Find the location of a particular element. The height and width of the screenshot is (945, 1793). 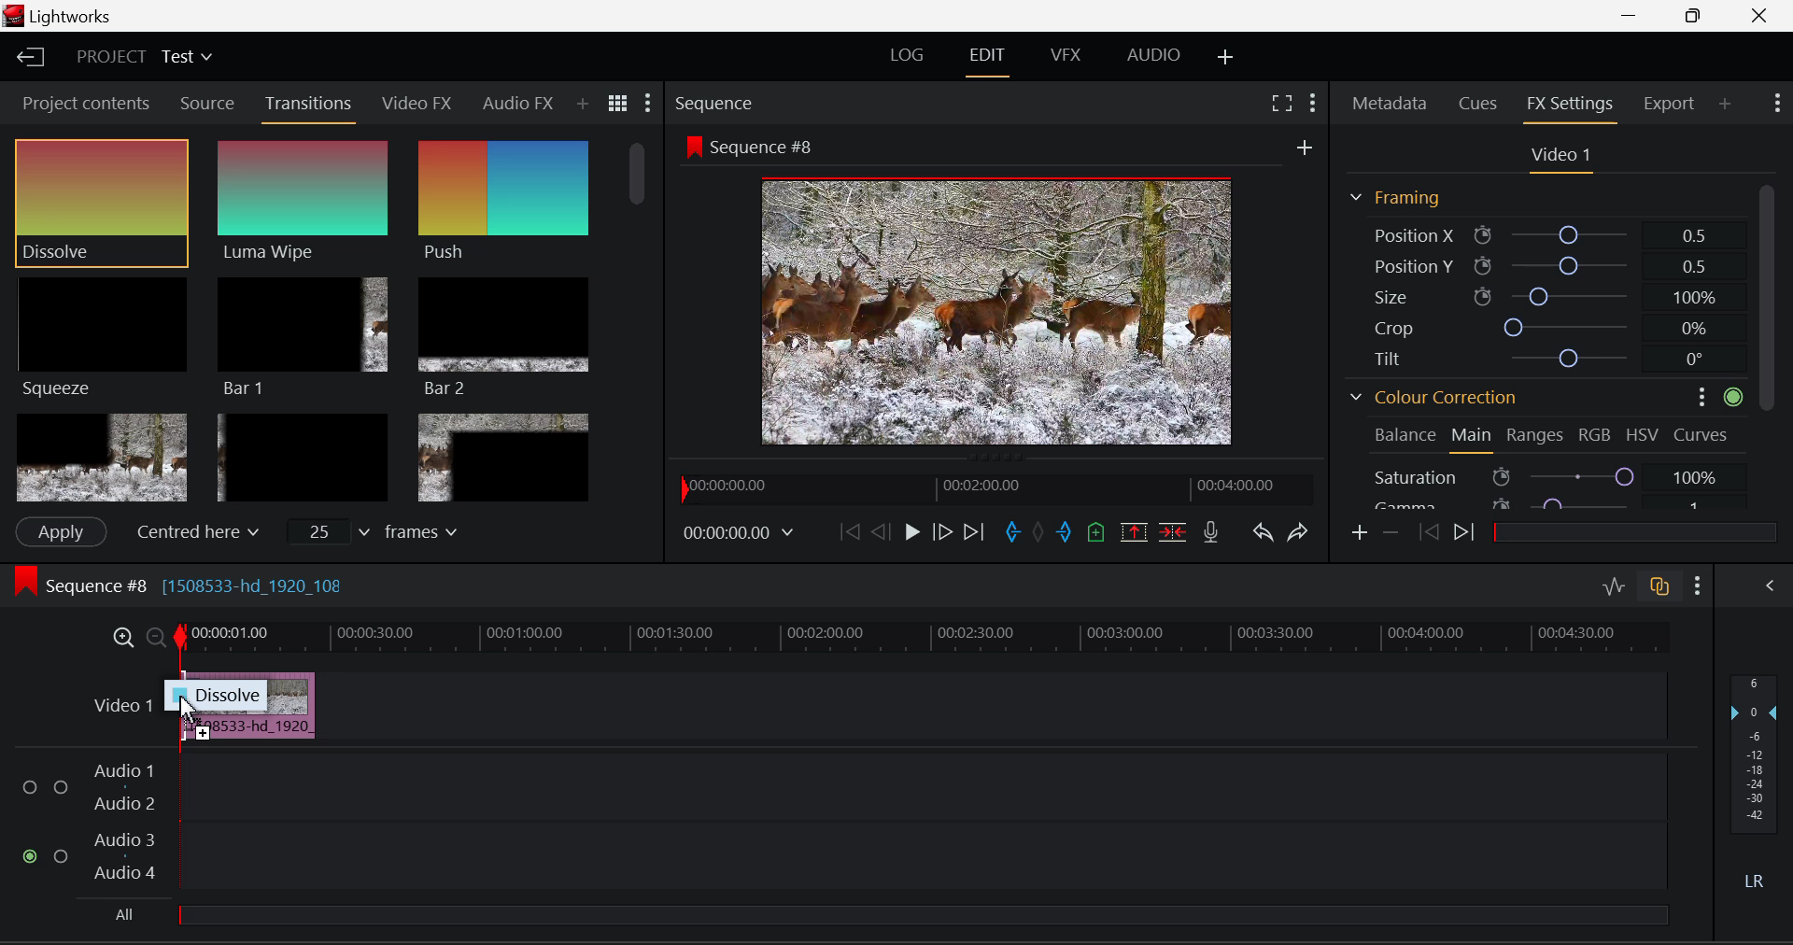

Go Forward is located at coordinates (941, 535).